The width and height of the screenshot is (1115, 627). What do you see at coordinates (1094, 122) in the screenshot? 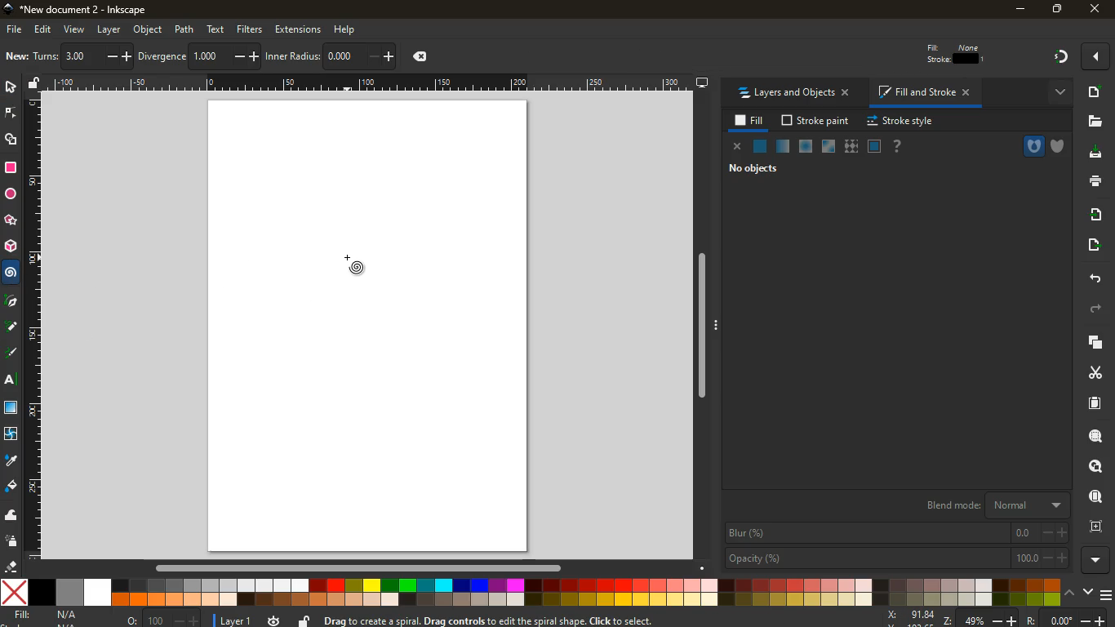
I see `file` at bounding box center [1094, 122].